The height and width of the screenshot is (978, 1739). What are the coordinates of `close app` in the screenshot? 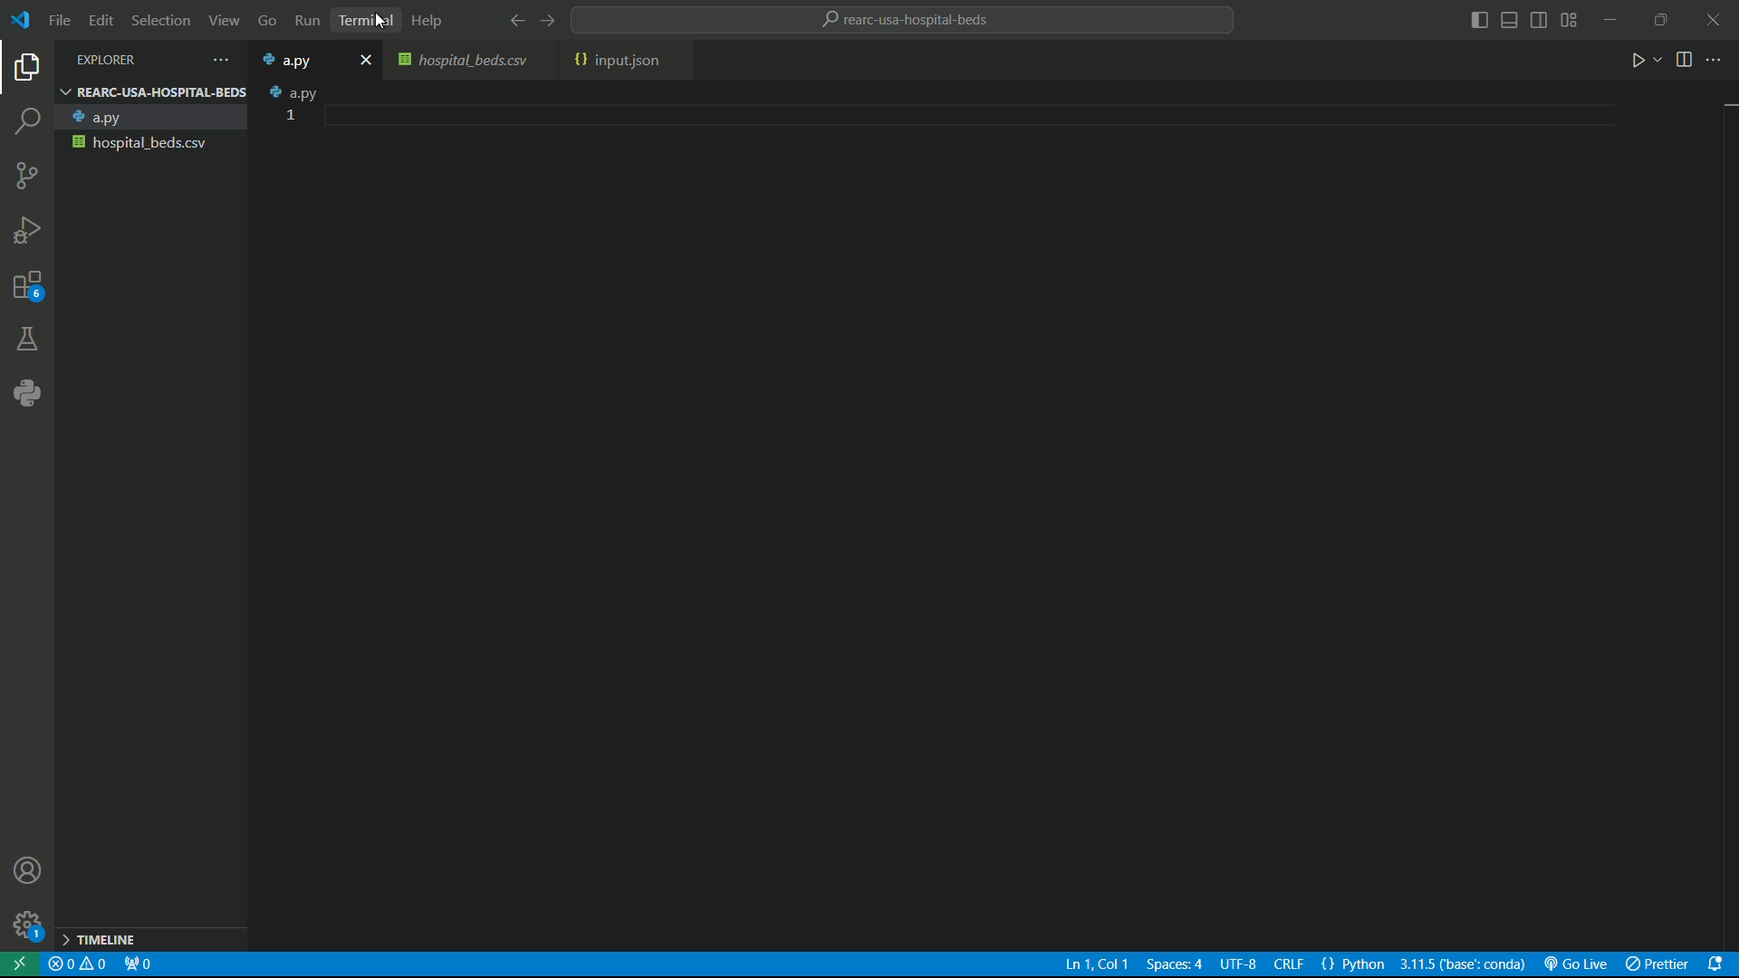 It's located at (1714, 20).